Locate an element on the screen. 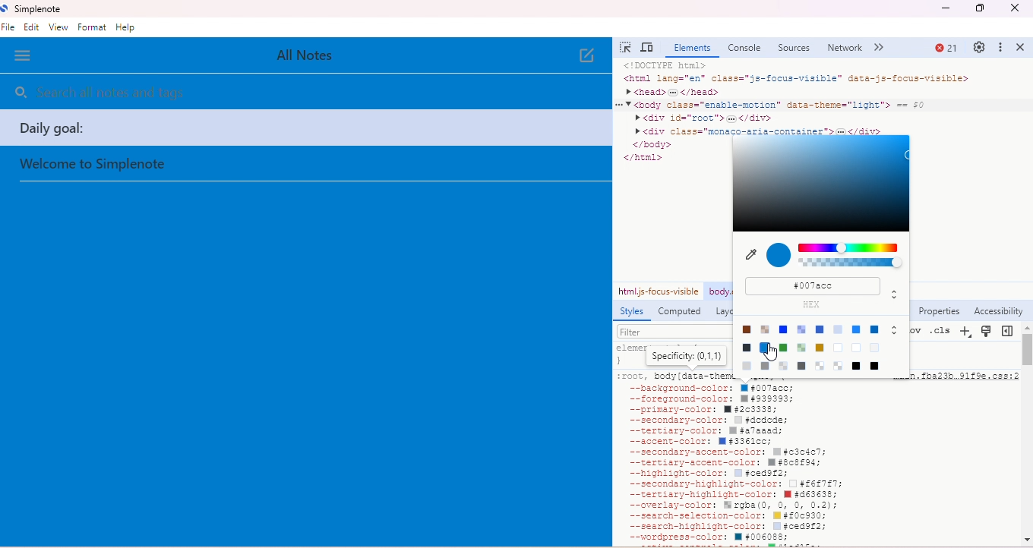 The height and width of the screenshot is (548, 1033). color code is located at coordinates (815, 285).